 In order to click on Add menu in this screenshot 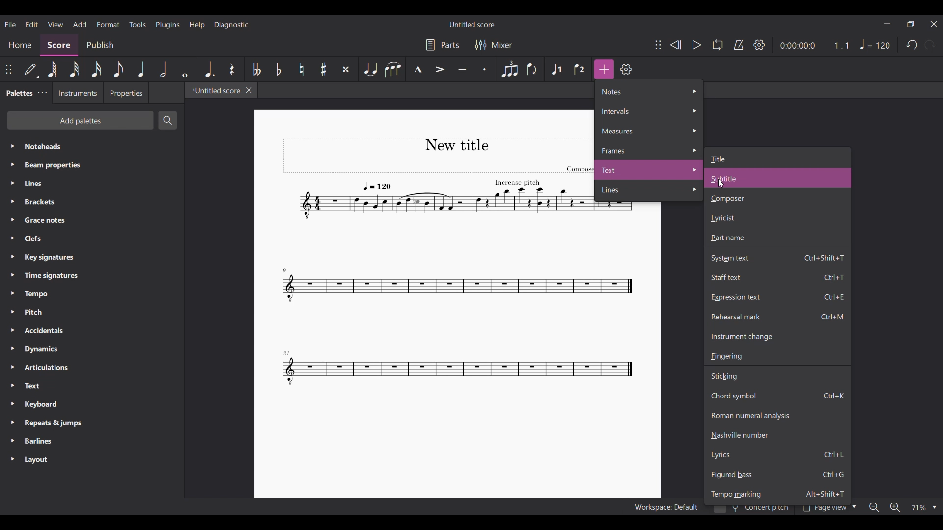, I will do `click(80, 25)`.